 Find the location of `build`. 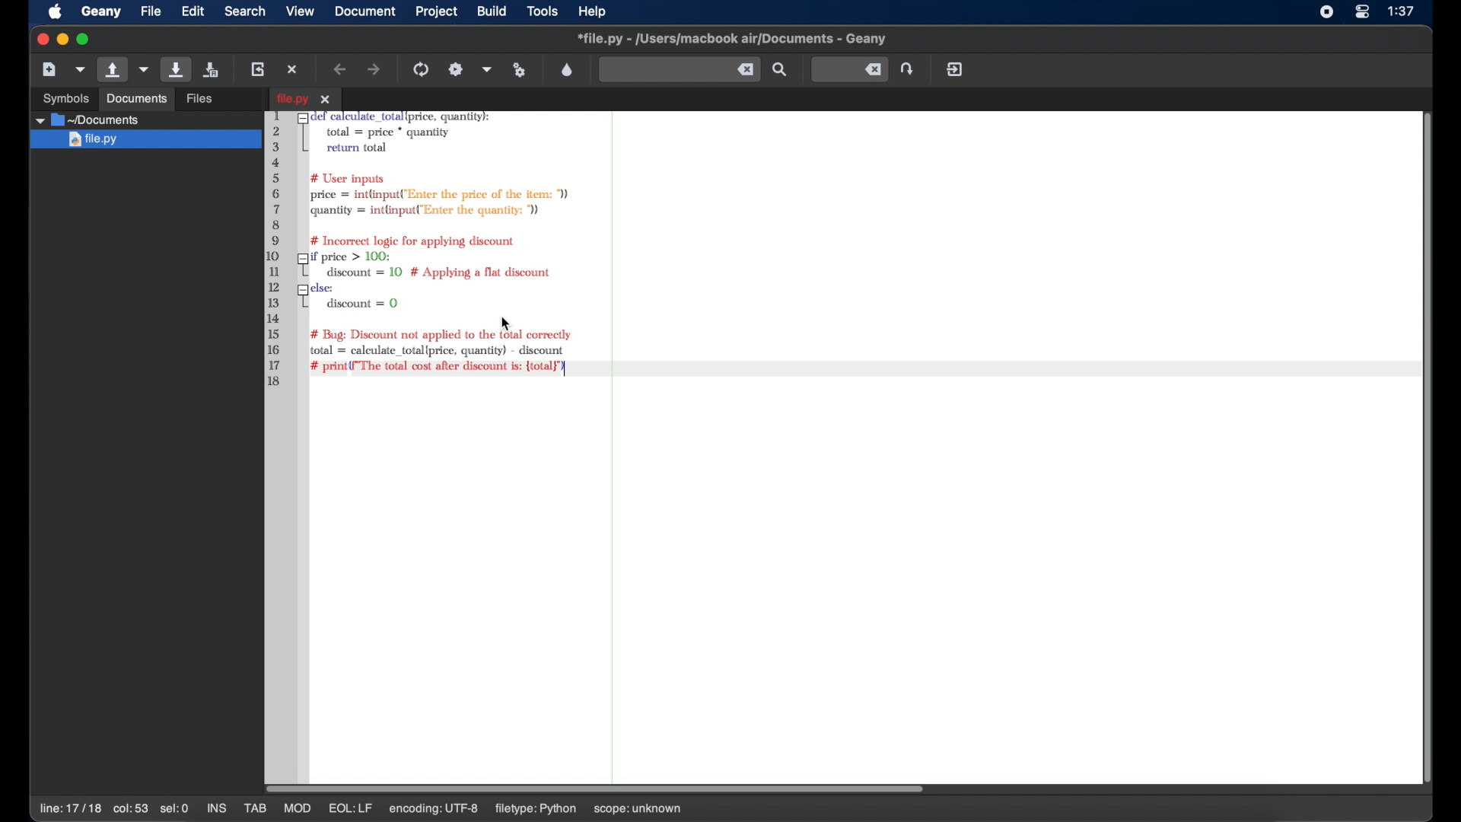

build is located at coordinates (492, 10).